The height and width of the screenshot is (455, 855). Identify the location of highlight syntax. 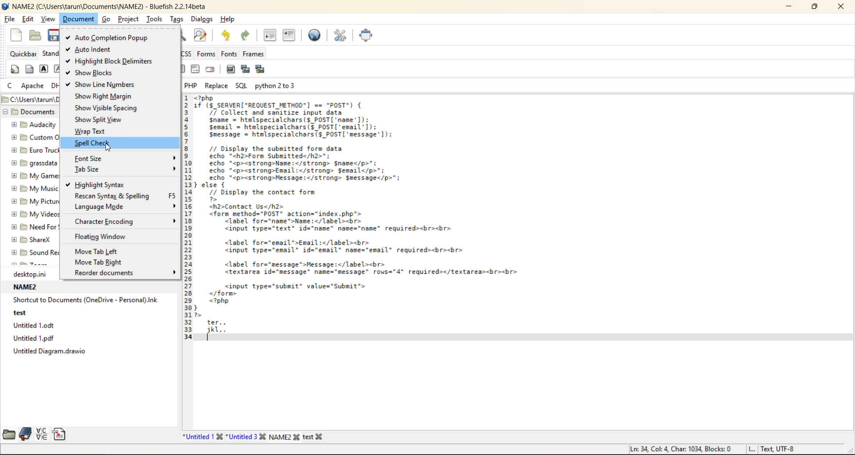
(98, 185).